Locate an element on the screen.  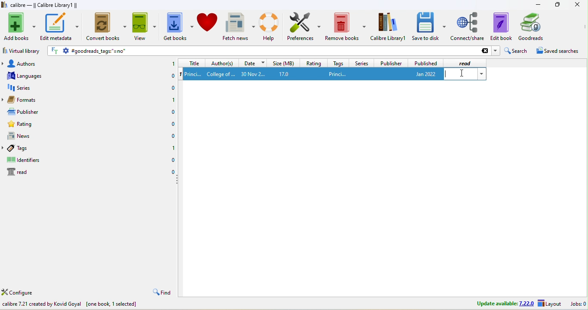
1 is located at coordinates (172, 147).